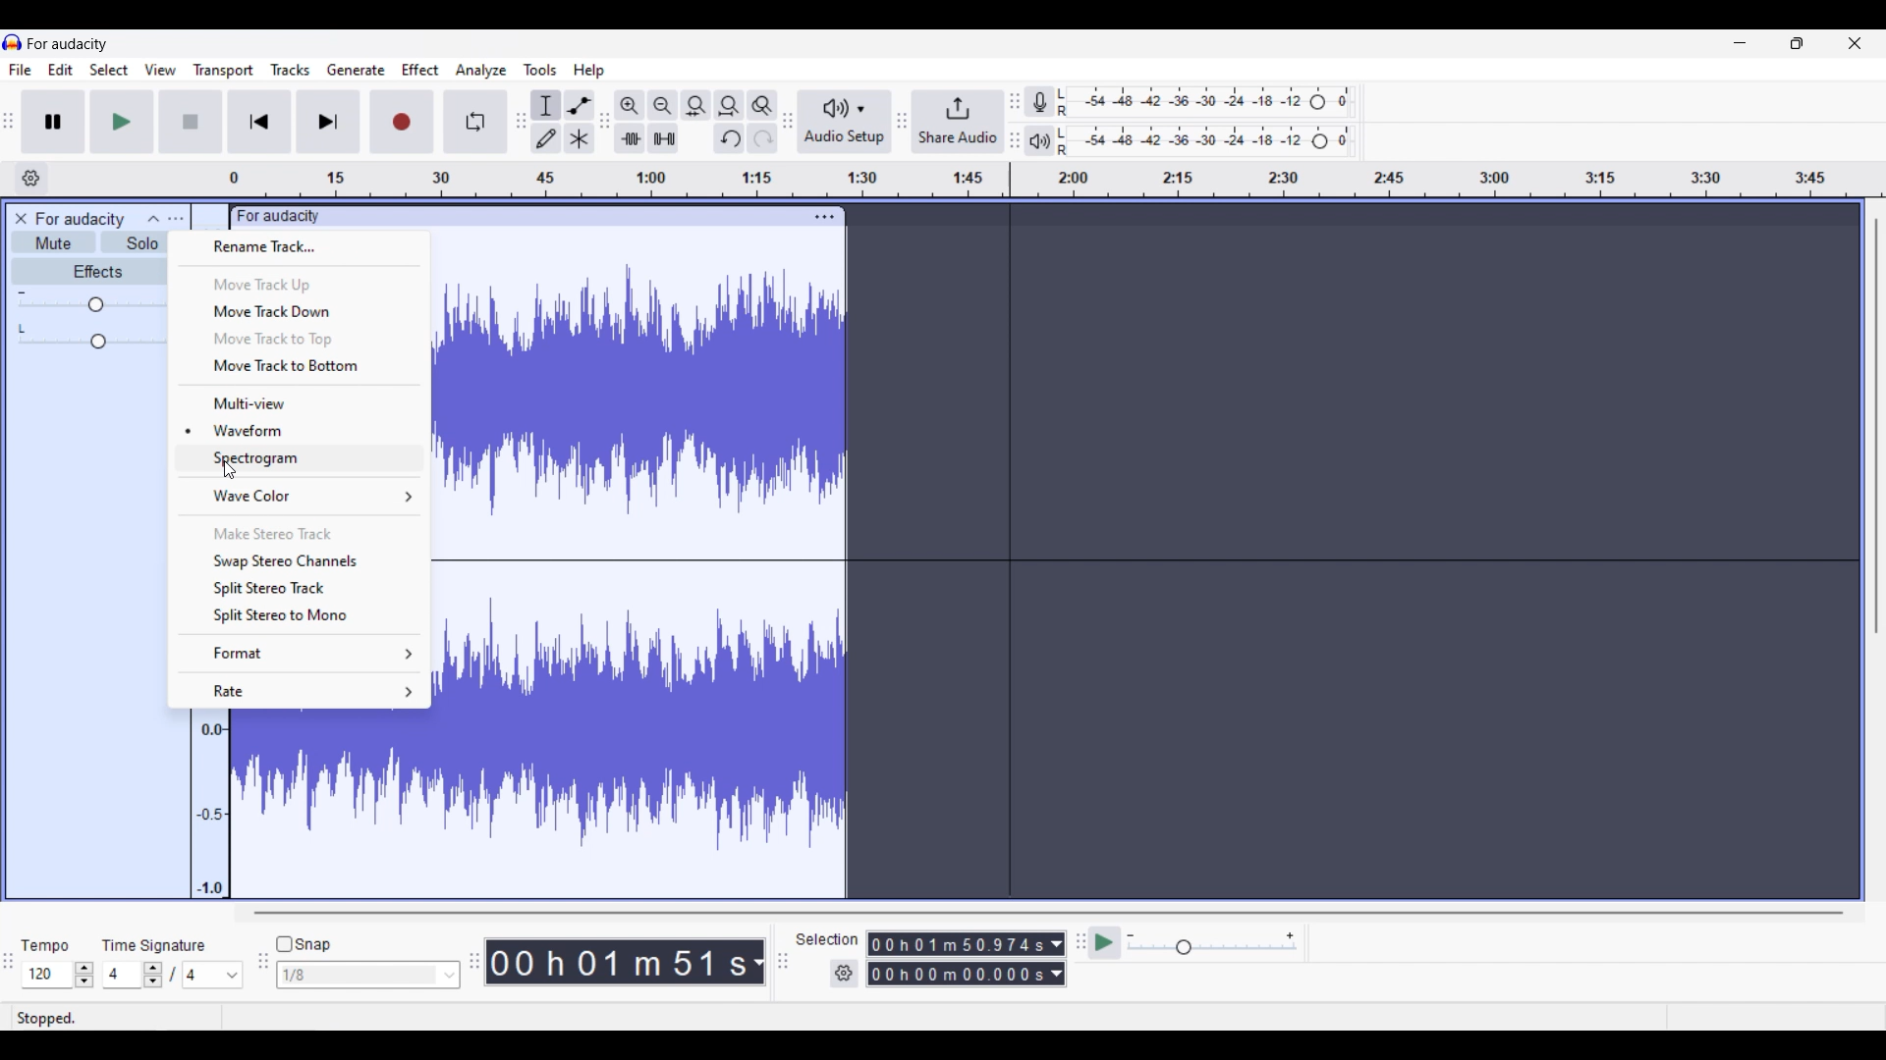  I want to click on Enable looping, so click(474, 122).